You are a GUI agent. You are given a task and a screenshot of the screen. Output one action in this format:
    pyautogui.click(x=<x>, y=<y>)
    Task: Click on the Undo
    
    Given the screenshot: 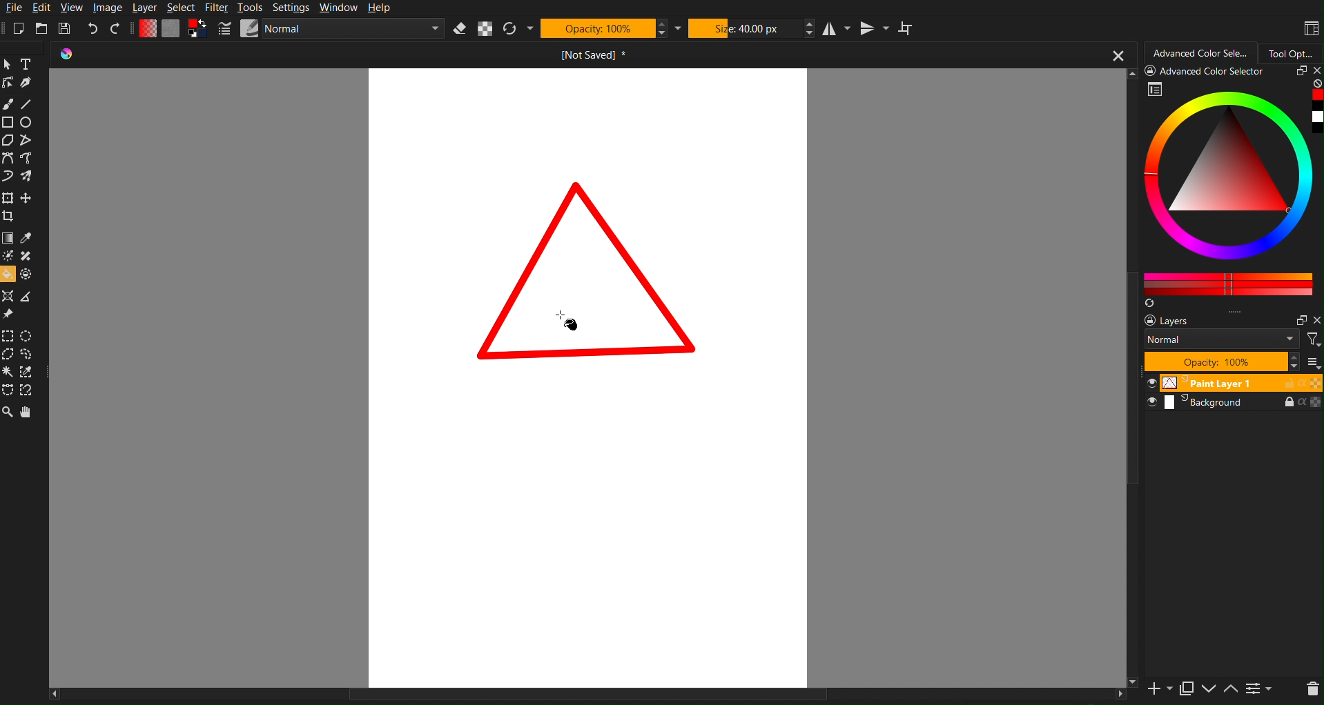 What is the action you would take?
    pyautogui.click(x=93, y=29)
    